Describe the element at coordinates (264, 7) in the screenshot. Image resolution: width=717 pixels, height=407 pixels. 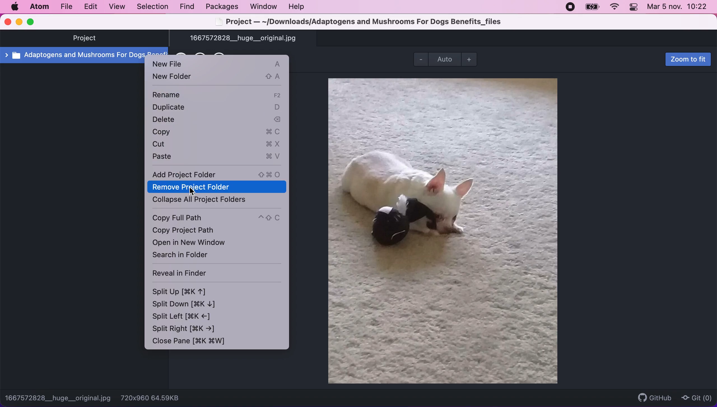
I see `window` at that location.